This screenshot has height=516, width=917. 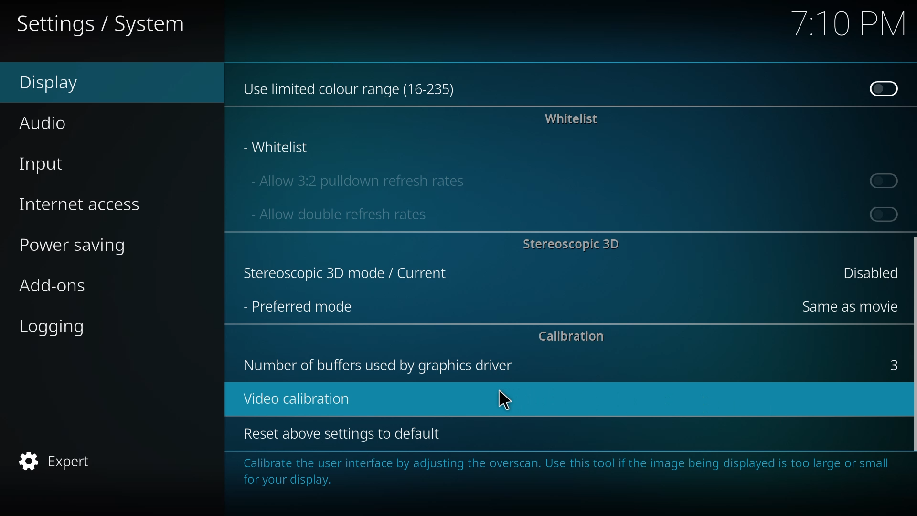 What do you see at coordinates (47, 163) in the screenshot?
I see `input` at bounding box center [47, 163].